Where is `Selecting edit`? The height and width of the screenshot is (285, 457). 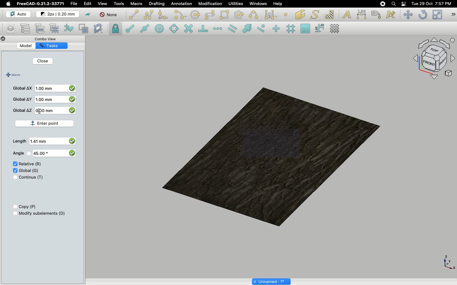
Selecting edit is located at coordinates (89, 4).